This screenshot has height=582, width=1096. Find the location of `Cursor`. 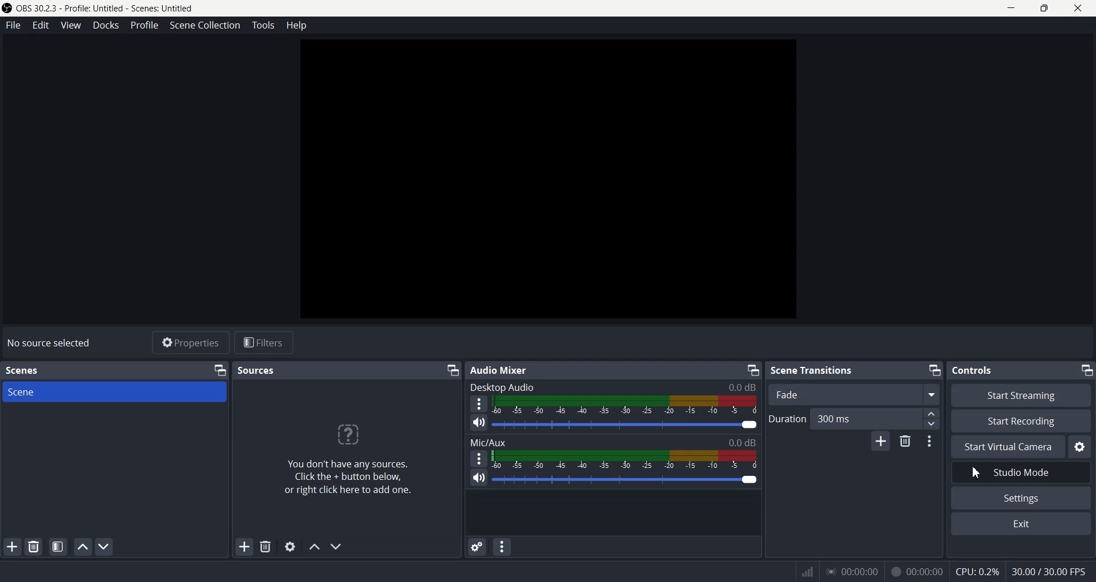

Cursor is located at coordinates (974, 471).